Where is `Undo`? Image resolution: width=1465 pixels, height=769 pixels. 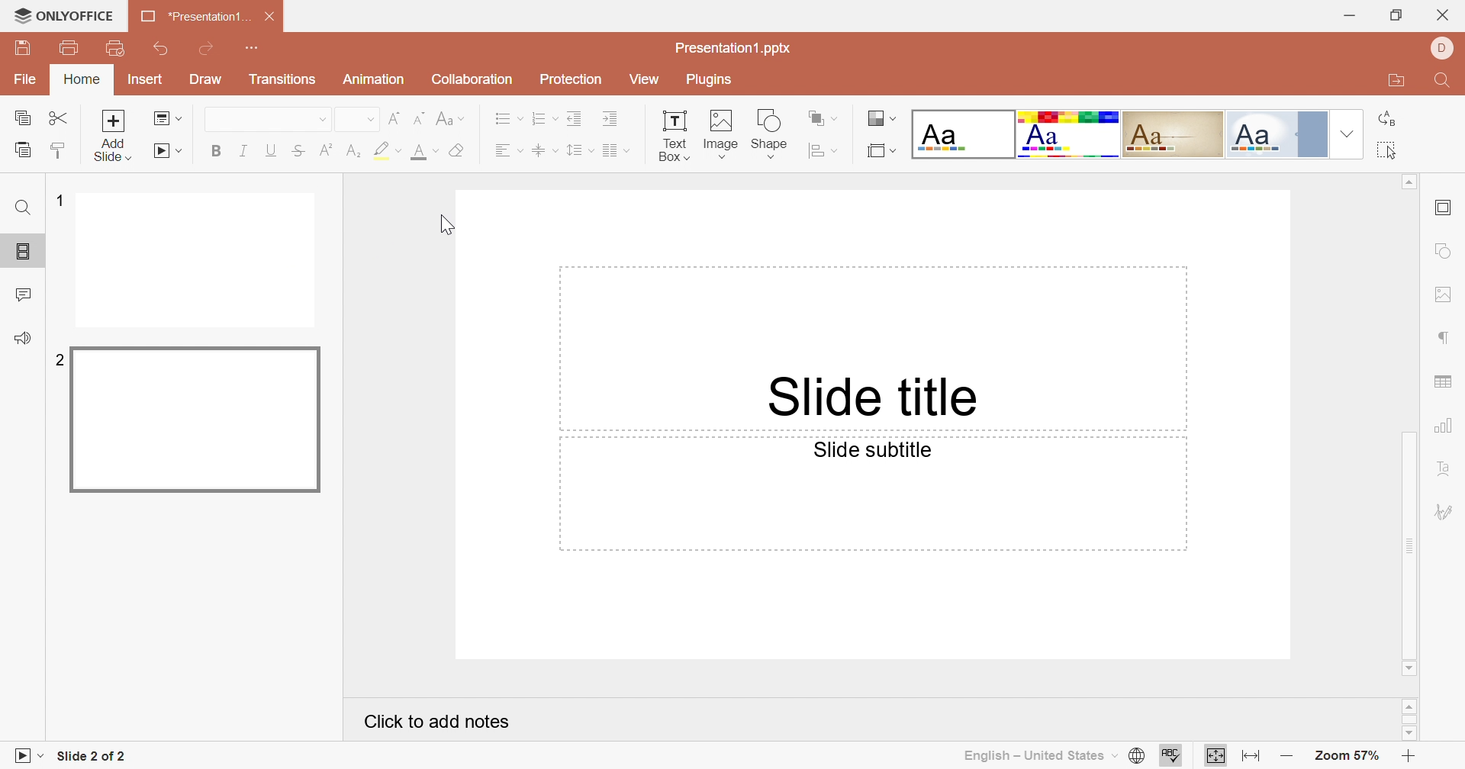
Undo is located at coordinates (163, 48).